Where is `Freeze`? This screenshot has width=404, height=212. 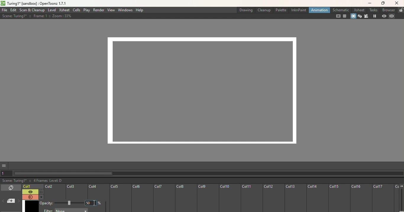 Freeze is located at coordinates (374, 16).